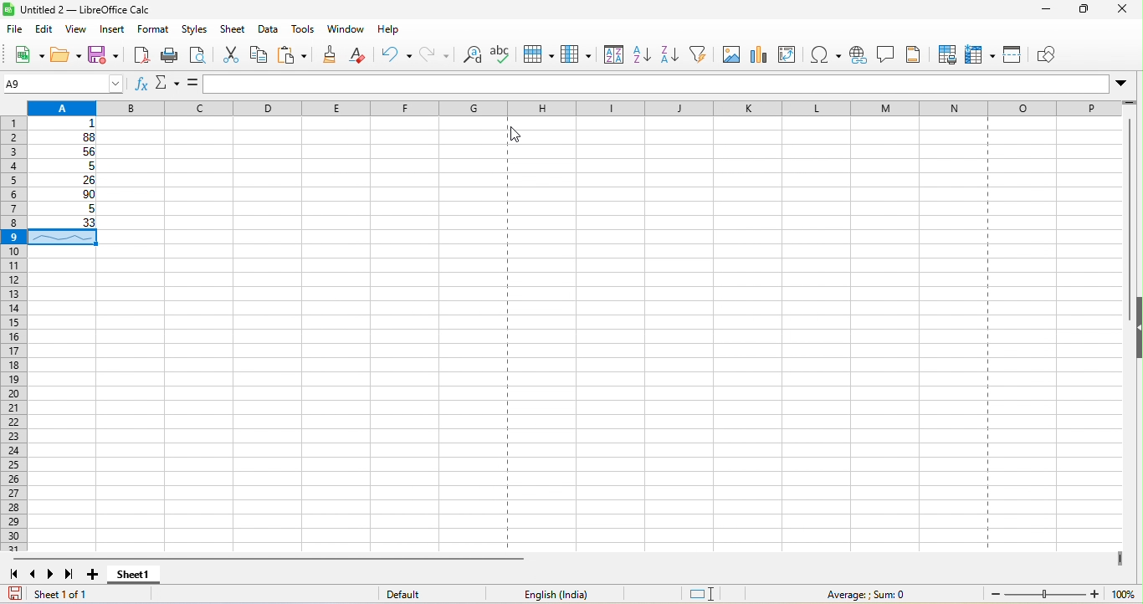 The image size is (1143, 604). I want to click on scroll to last sheet, so click(74, 576).